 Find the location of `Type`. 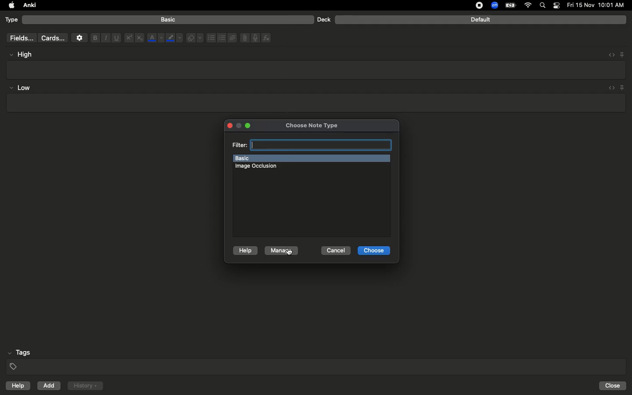

Type is located at coordinates (12, 20).